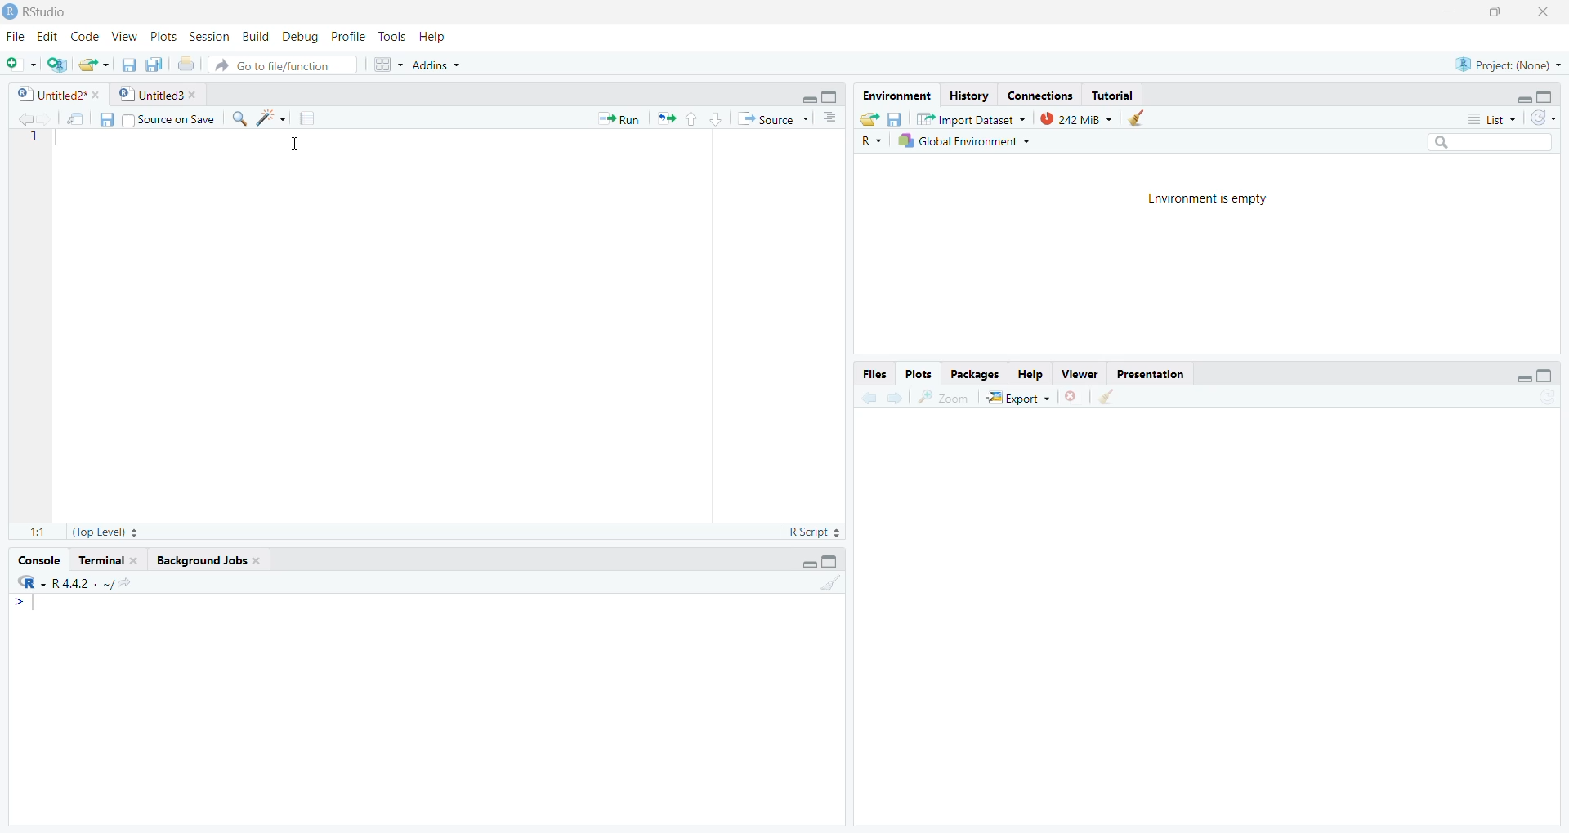  Describe the element at coordinates (1546, 376) in the screenshot. I see `maximize` at that location.